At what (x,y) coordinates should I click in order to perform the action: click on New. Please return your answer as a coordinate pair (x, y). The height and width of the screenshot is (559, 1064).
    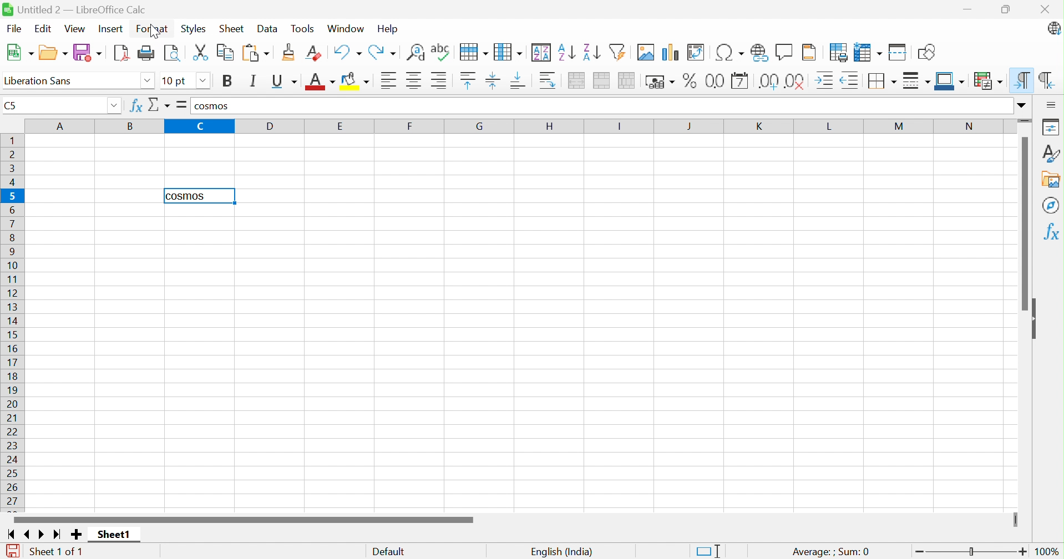
    Looking at the image, I should click on (19, 53).